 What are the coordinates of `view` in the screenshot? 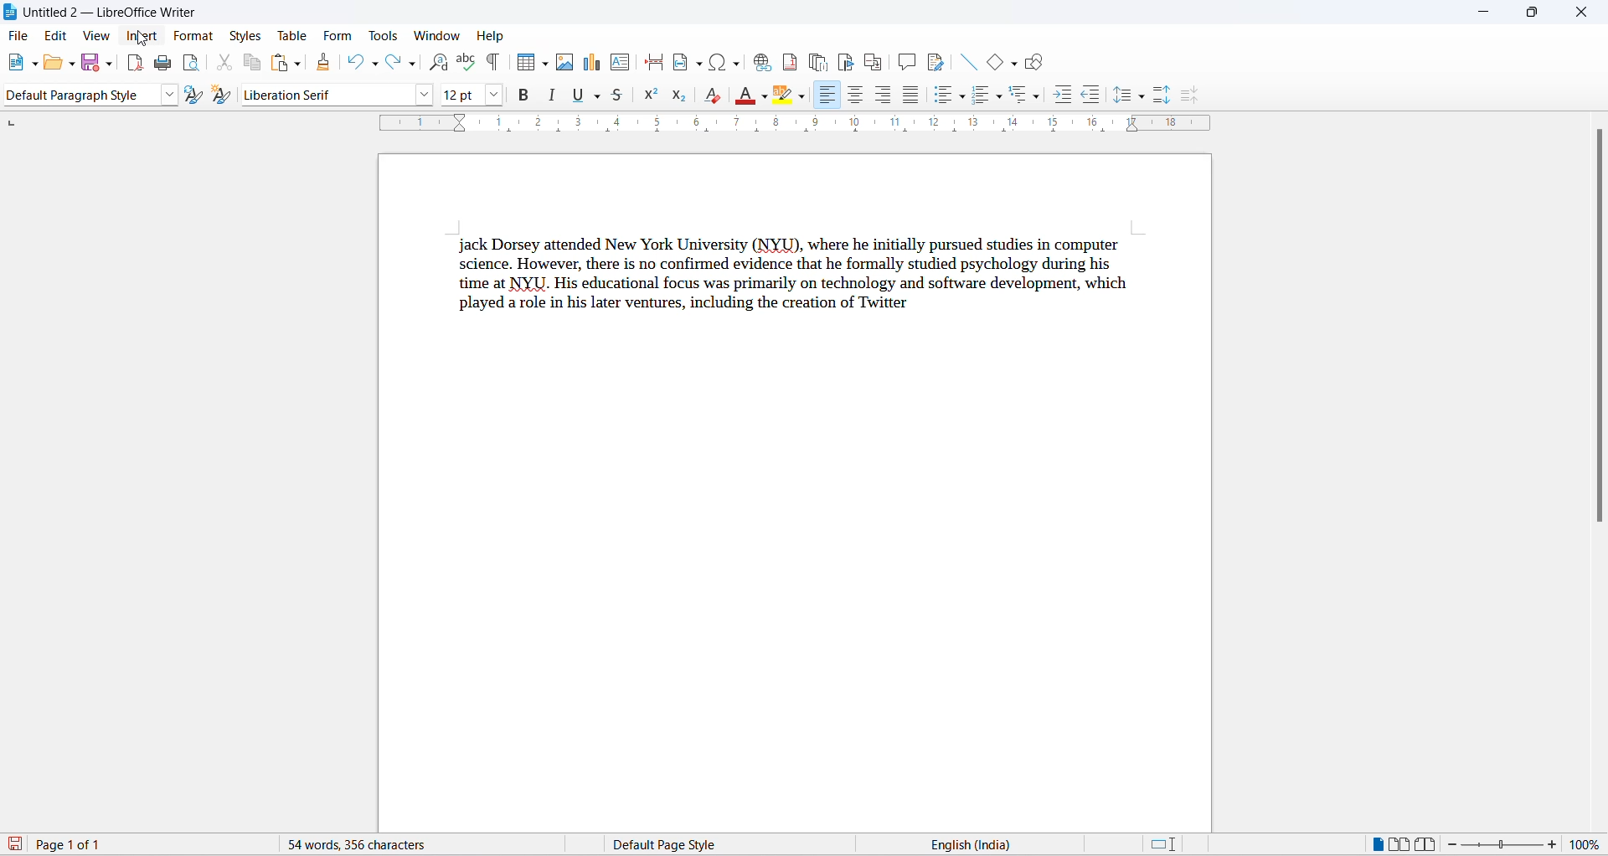 It's located at (98, 36).